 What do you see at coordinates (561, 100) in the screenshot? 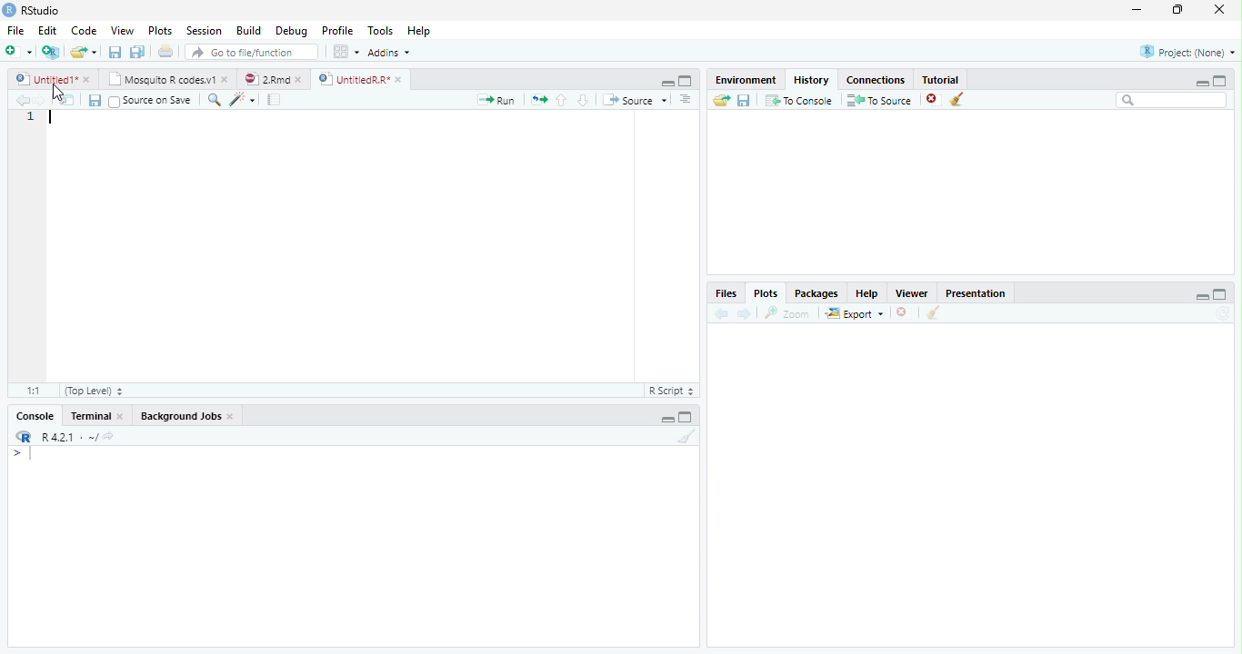
I see `Go to previous section/chunk` at bounding box center [561, 100].